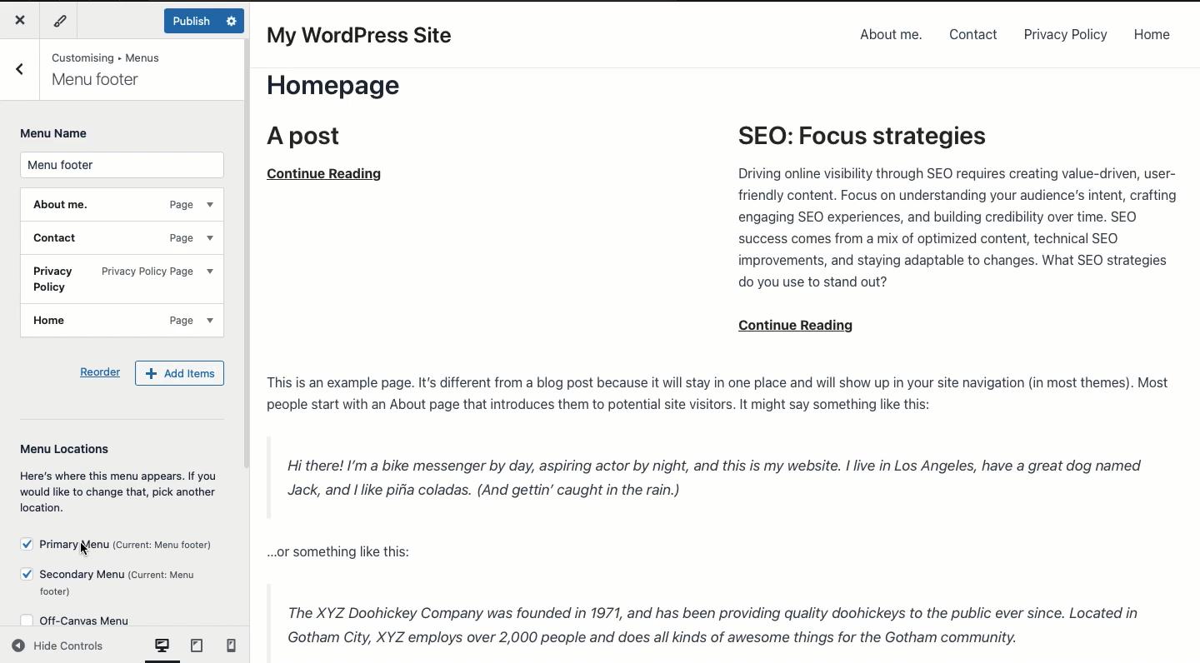 The image size is (1200, 663). Describe the element at coordinates (122, 206) in the screenshot. I see `About me` at that location.